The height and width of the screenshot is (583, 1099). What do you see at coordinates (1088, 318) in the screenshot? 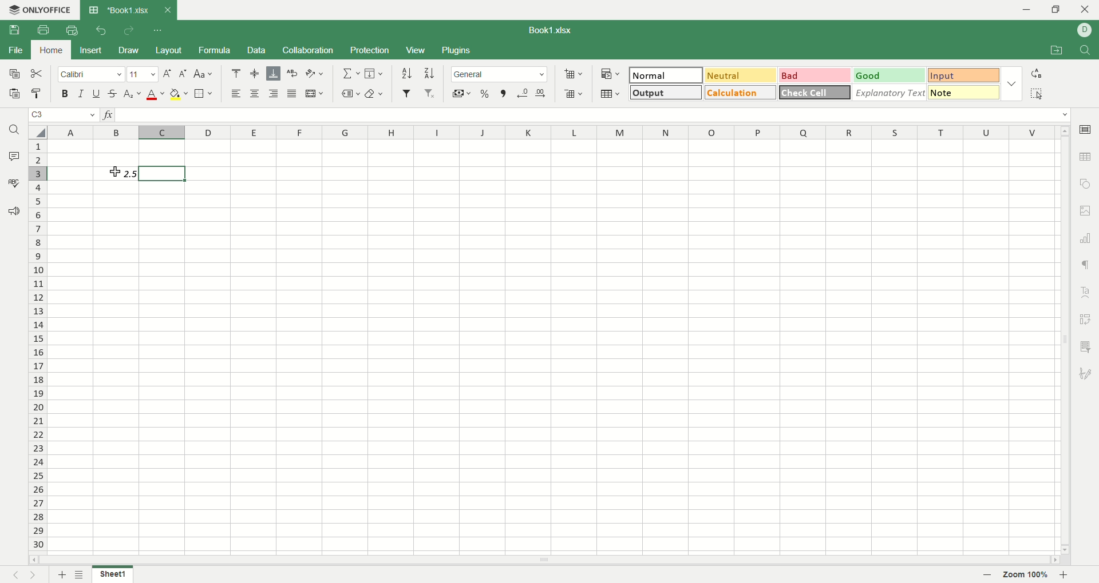
I see `pivot settings` at bounding box center [1088, 318].